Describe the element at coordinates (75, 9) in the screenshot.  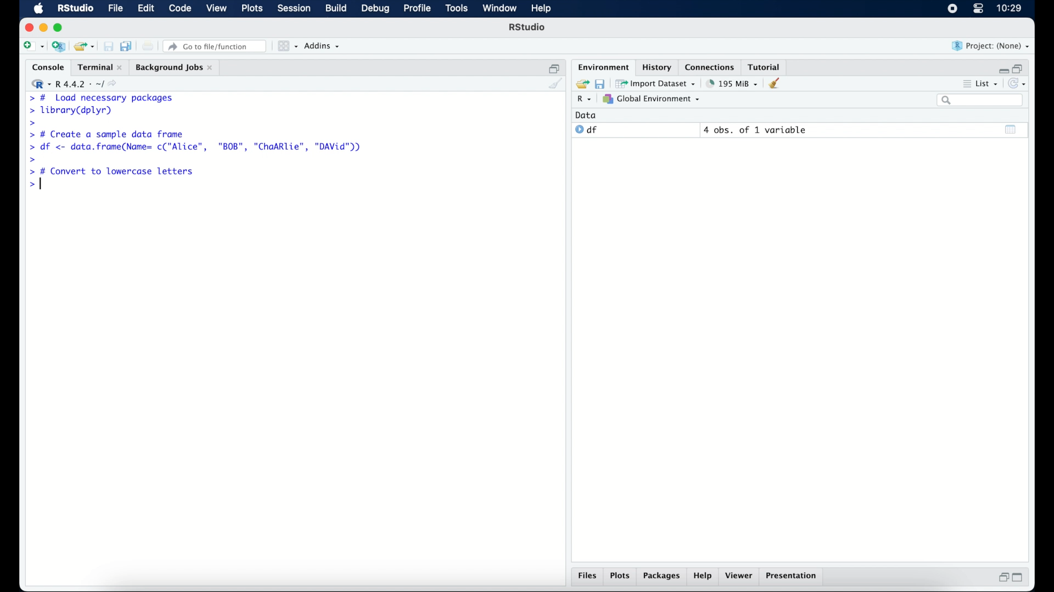
I see `R Studio` at that location.